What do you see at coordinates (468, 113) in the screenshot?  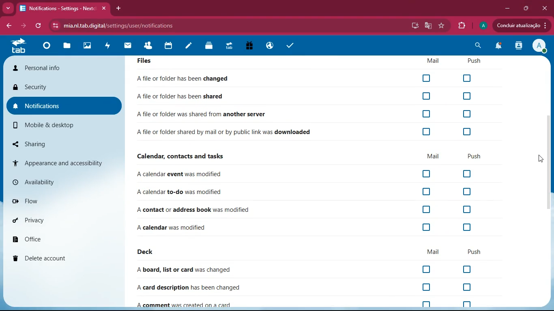 I see `Checkbox` at bounding box center [468, 113].